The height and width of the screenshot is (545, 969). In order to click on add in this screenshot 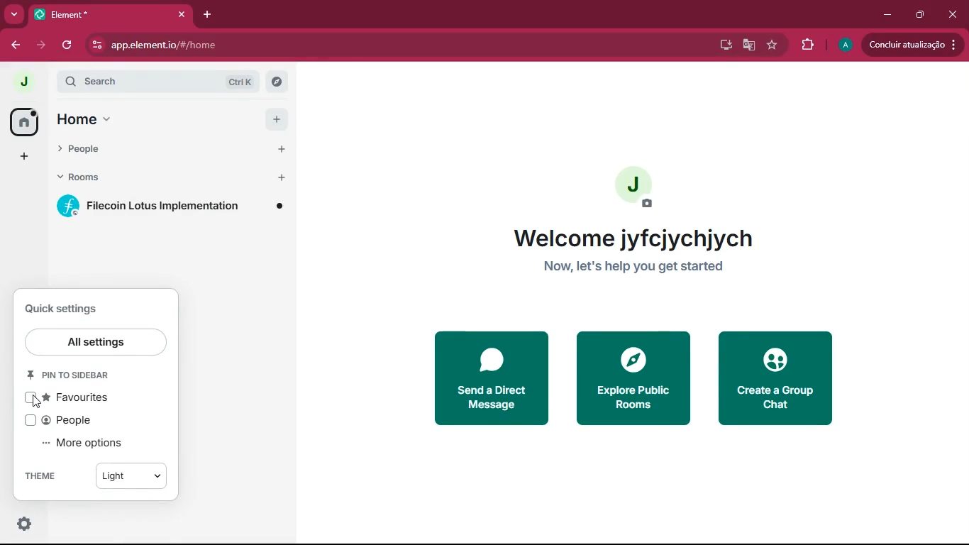, I will do `click(277, 119)`.